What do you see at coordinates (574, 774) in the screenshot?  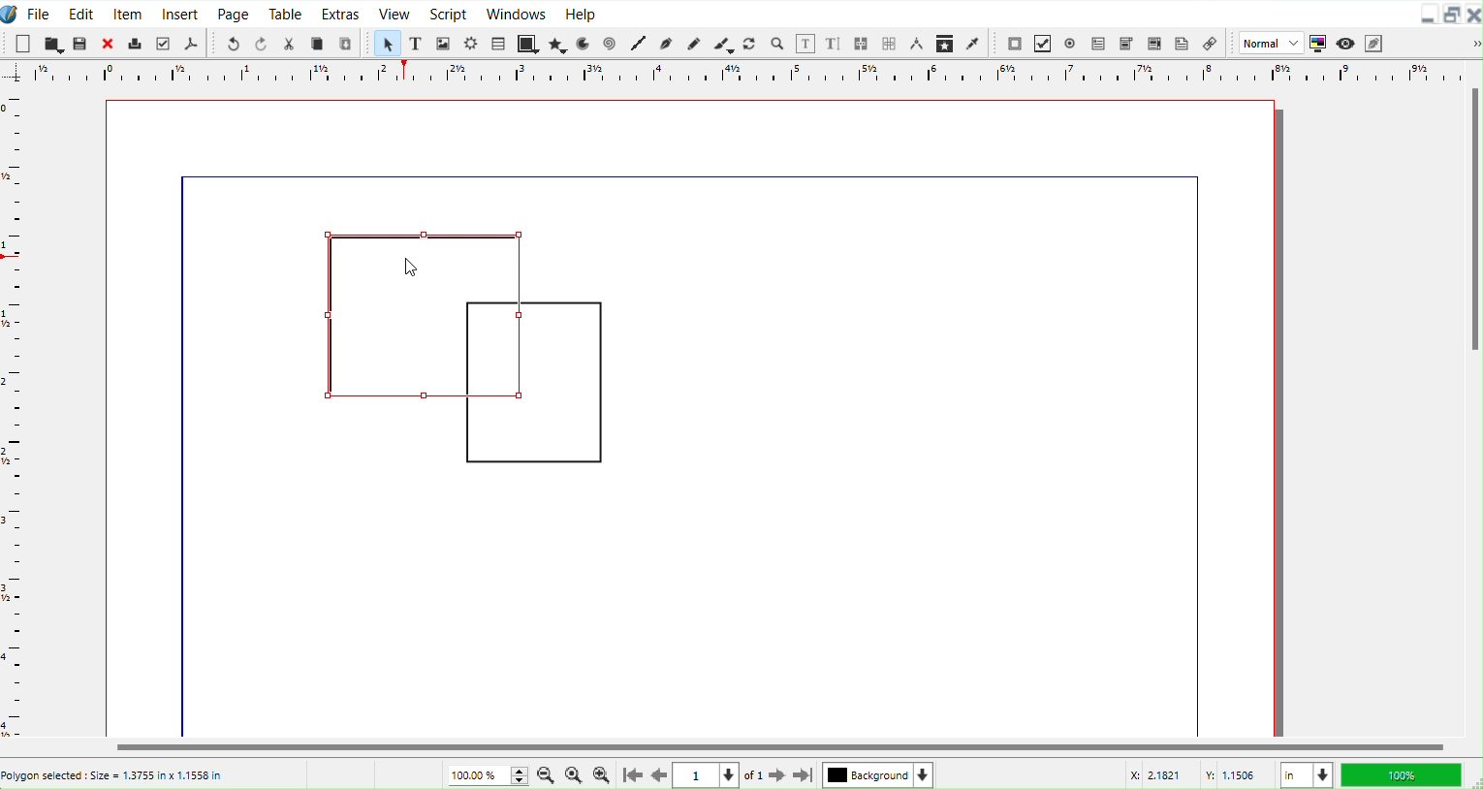 I see `Zoom to 100%` at bounding box center [574, 774].